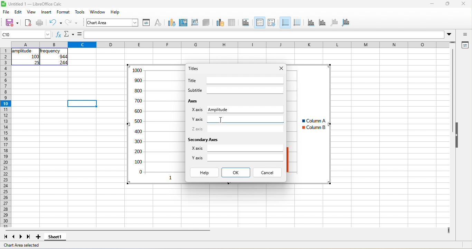 The width and height of the screenshot is (472, 249). I want to click on secondary axes, so click(202, 140).